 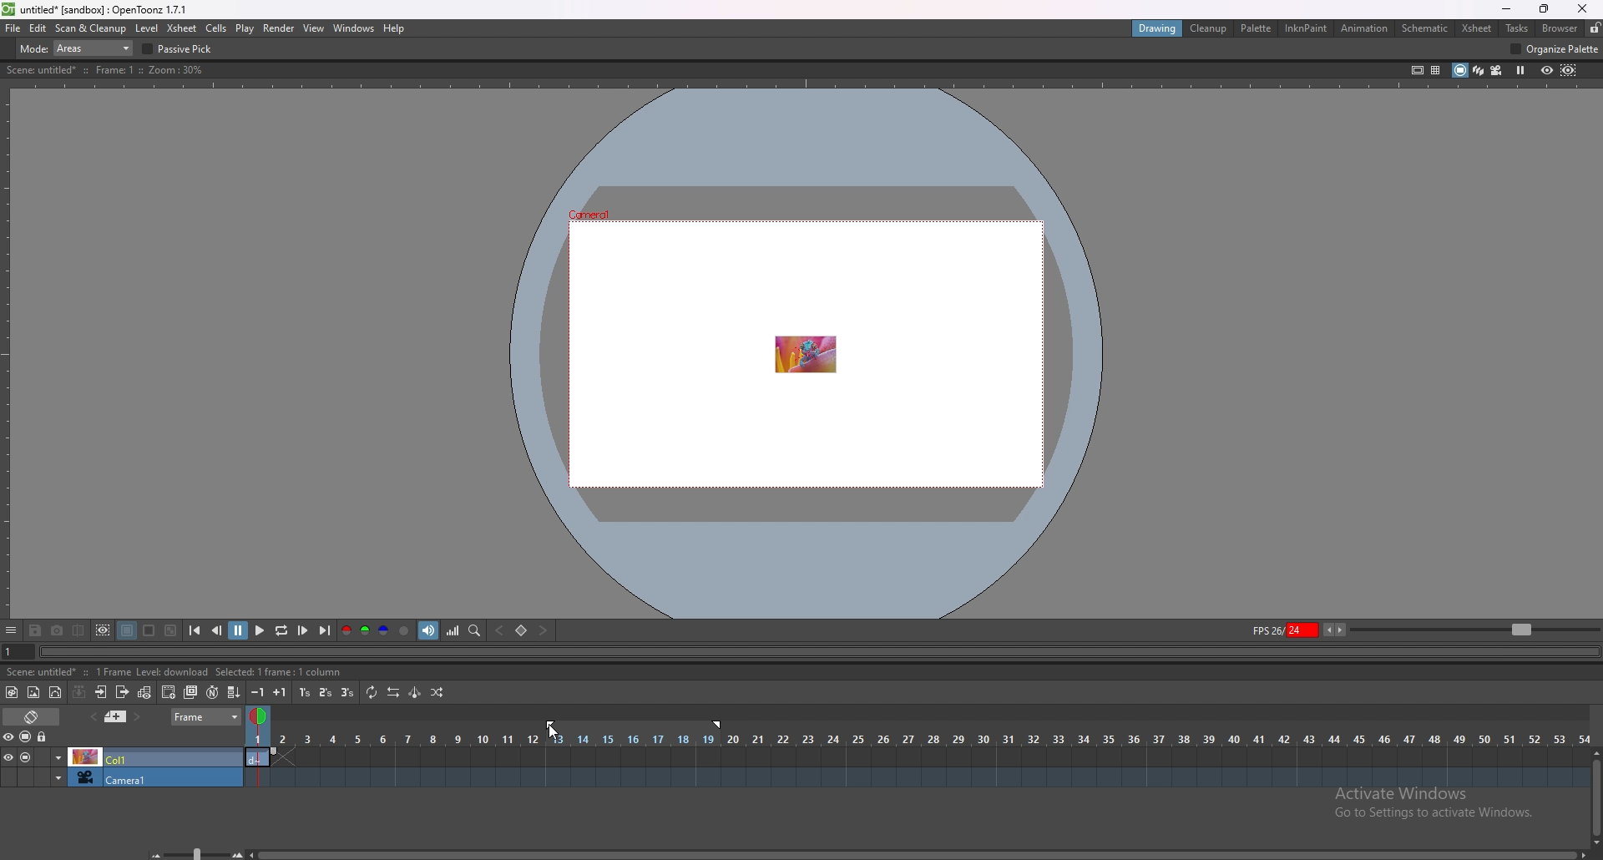 What do you see at coordinates (1595, 28) in the screenshot?
I see `lock` at bounding box center [1595, 28].